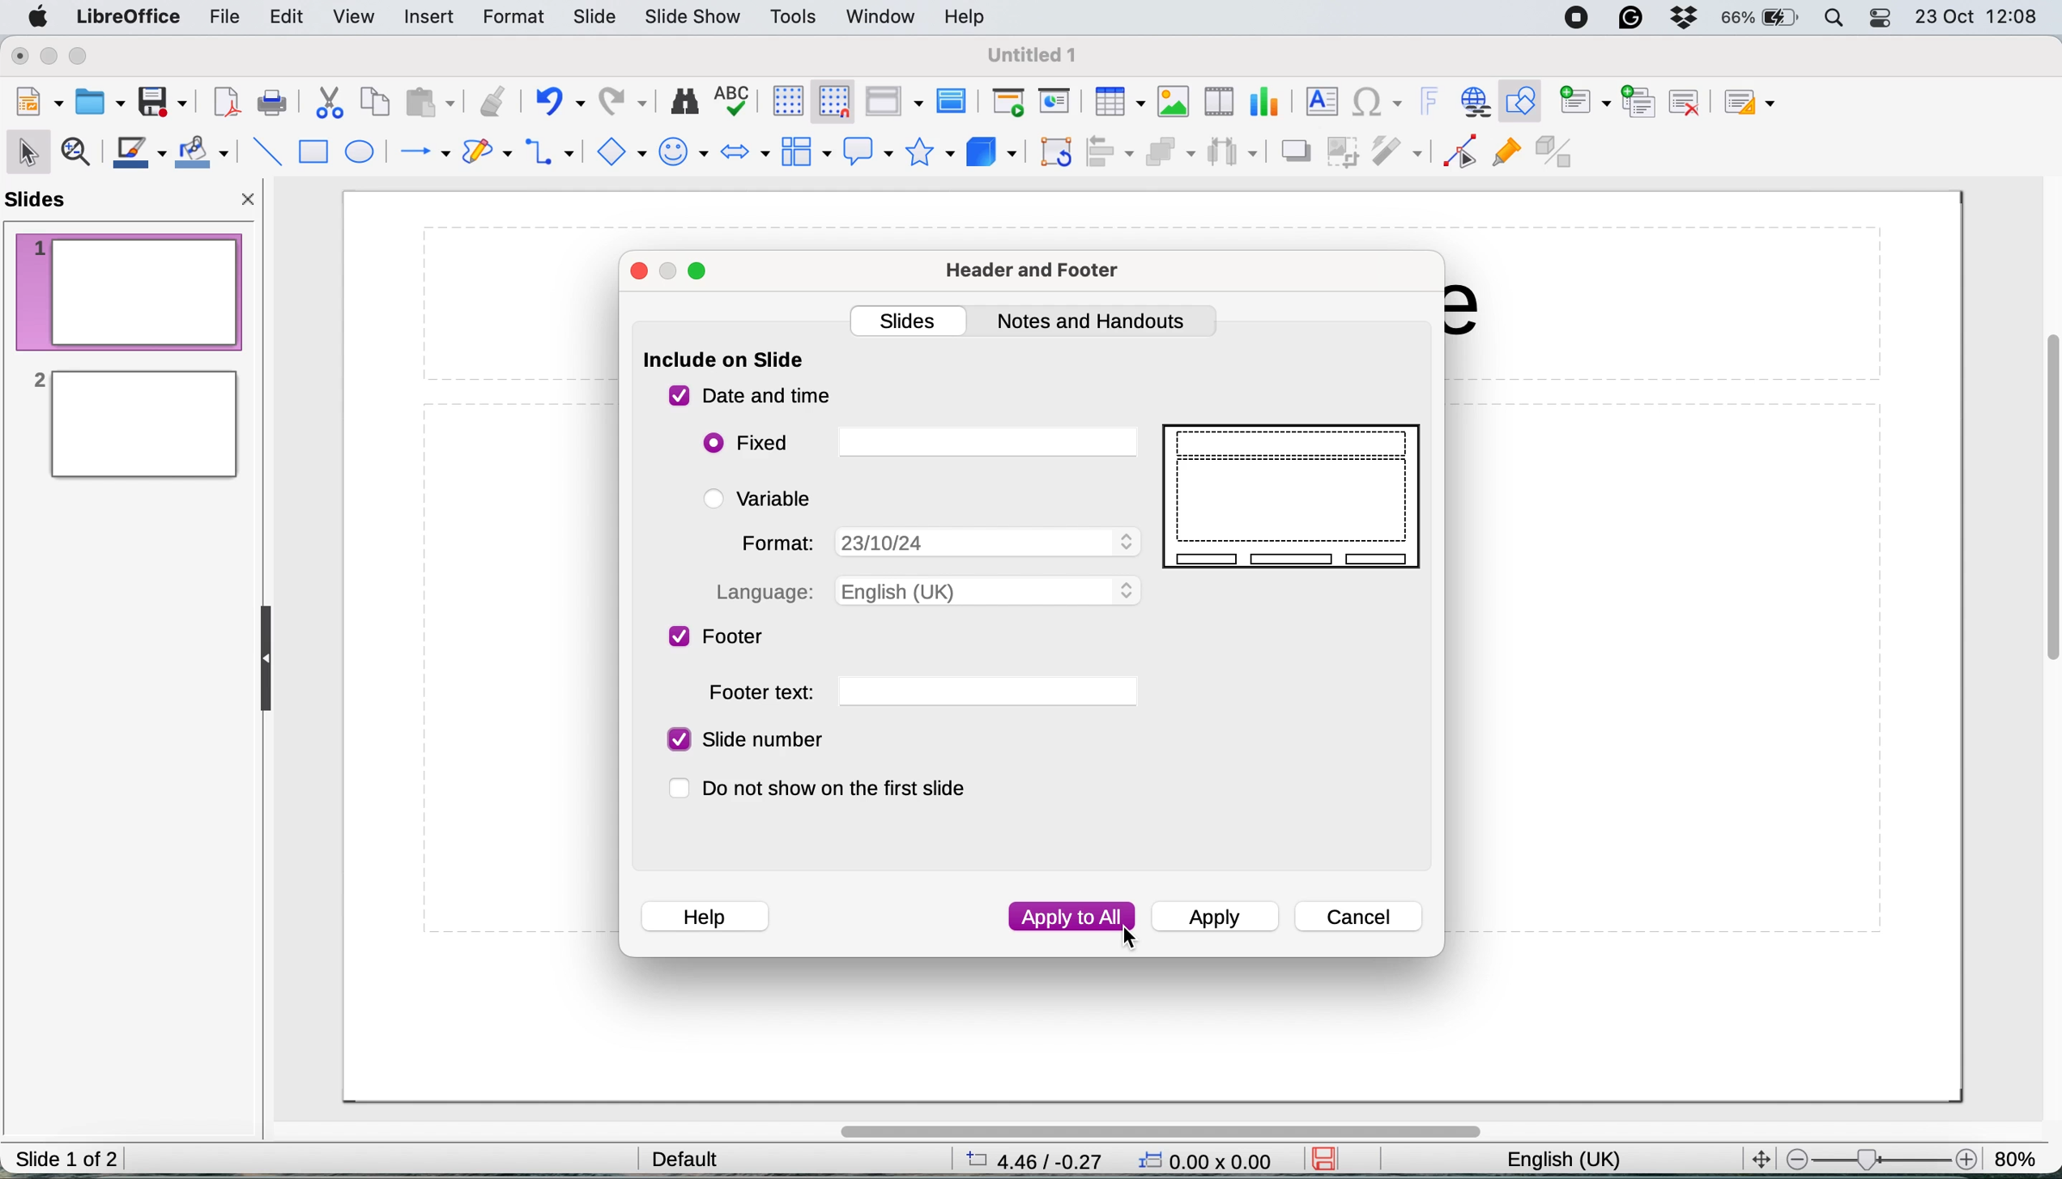  What do you see at coordinates (1059, 155) in the screenshot?
I see `transformations` at bounding box center [1059, 155].